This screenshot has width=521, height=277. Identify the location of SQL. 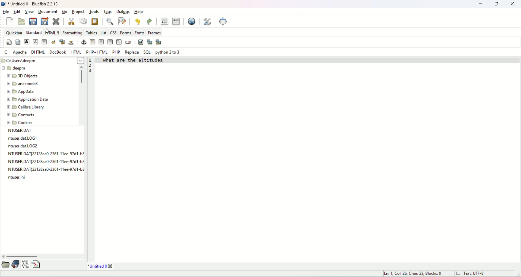
(147, 53).